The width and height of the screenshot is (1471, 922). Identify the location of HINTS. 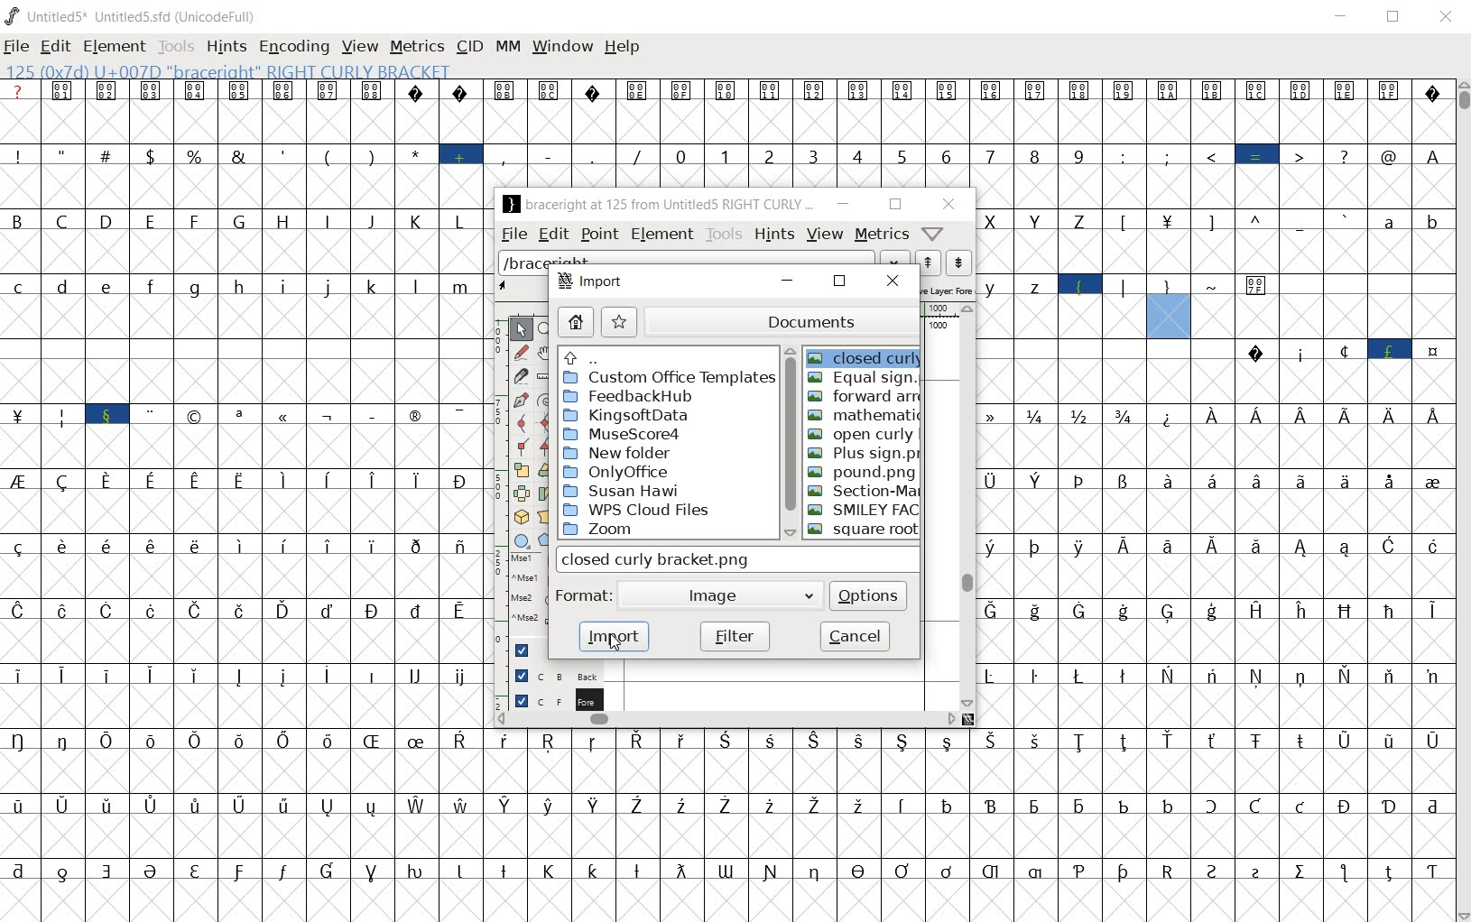
(226, 48).